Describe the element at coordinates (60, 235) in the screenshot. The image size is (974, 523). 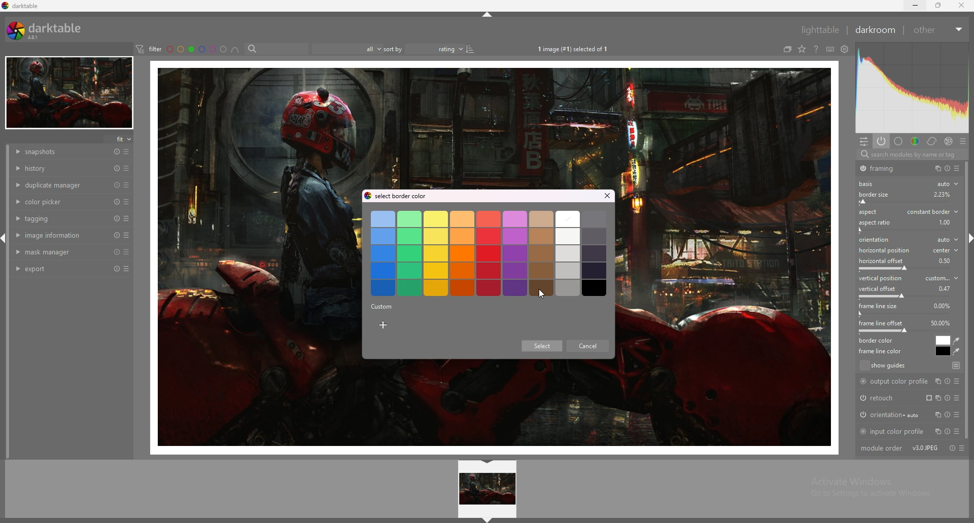
I see `image information` at that location.